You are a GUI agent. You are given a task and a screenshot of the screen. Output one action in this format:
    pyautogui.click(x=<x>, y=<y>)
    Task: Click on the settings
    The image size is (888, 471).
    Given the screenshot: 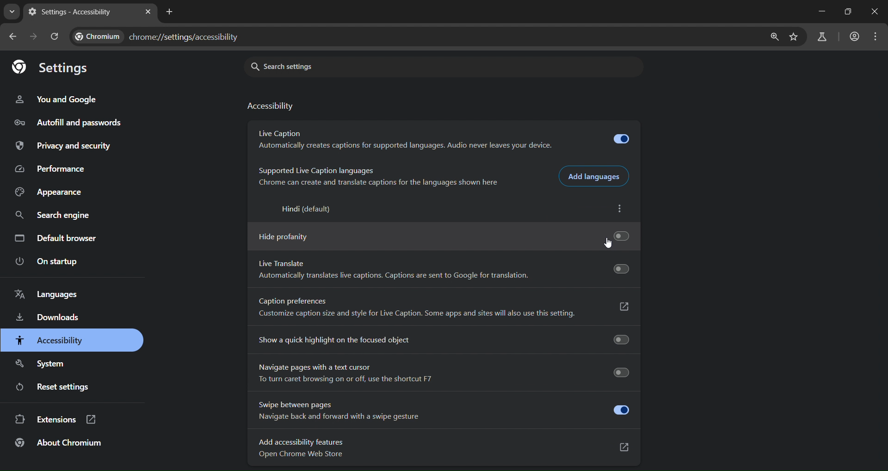 What is the action you would take?
    pyautogui.click(x=50, y=68)
    